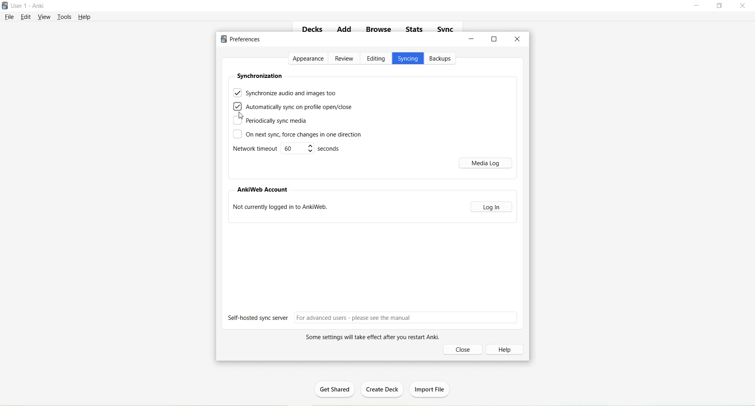  I want to click on User 1 - Anki, so click(29, 6).